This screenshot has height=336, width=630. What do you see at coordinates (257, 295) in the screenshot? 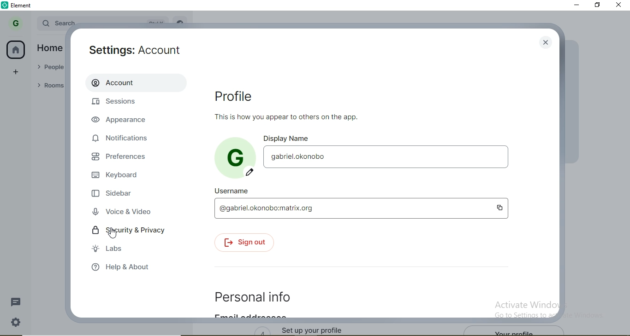
I see `personal info` at bounding box center [257, 295].